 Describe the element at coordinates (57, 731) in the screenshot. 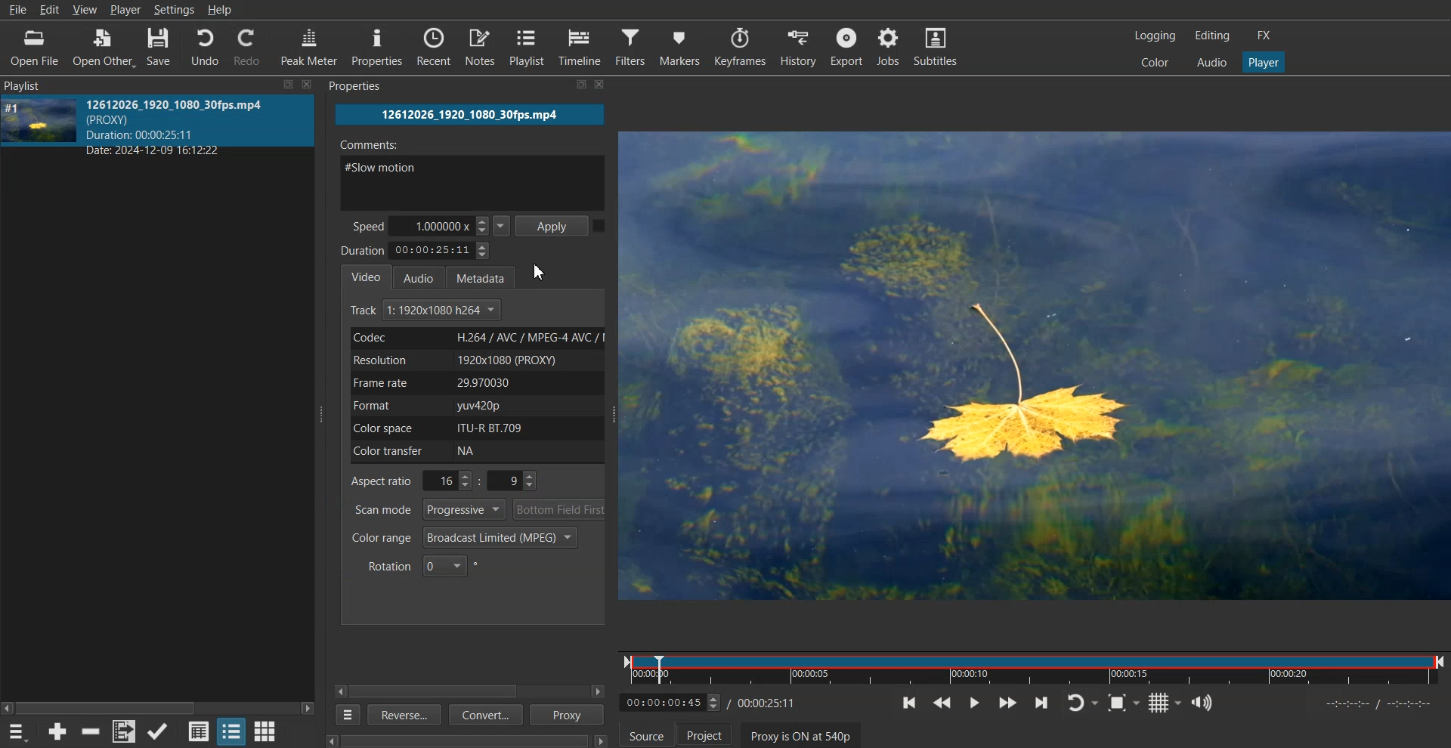

I see `Add source to the playlist` at that location.